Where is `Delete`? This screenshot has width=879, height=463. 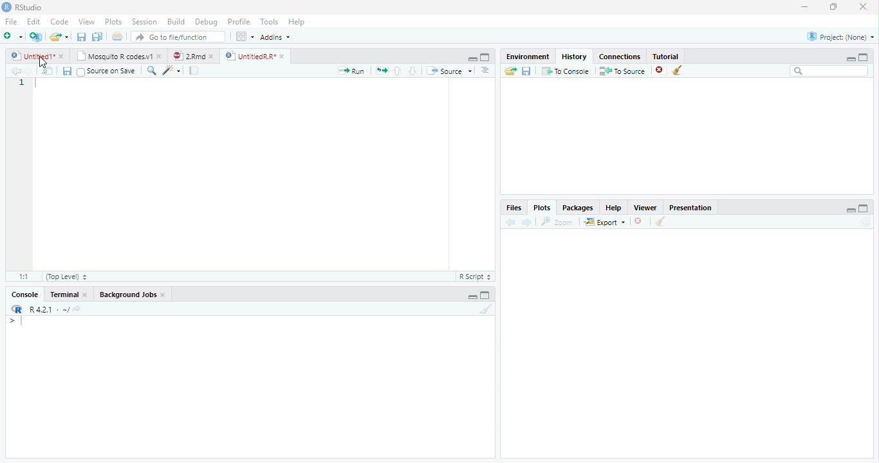
Delete is located at coordinates (638, 221).